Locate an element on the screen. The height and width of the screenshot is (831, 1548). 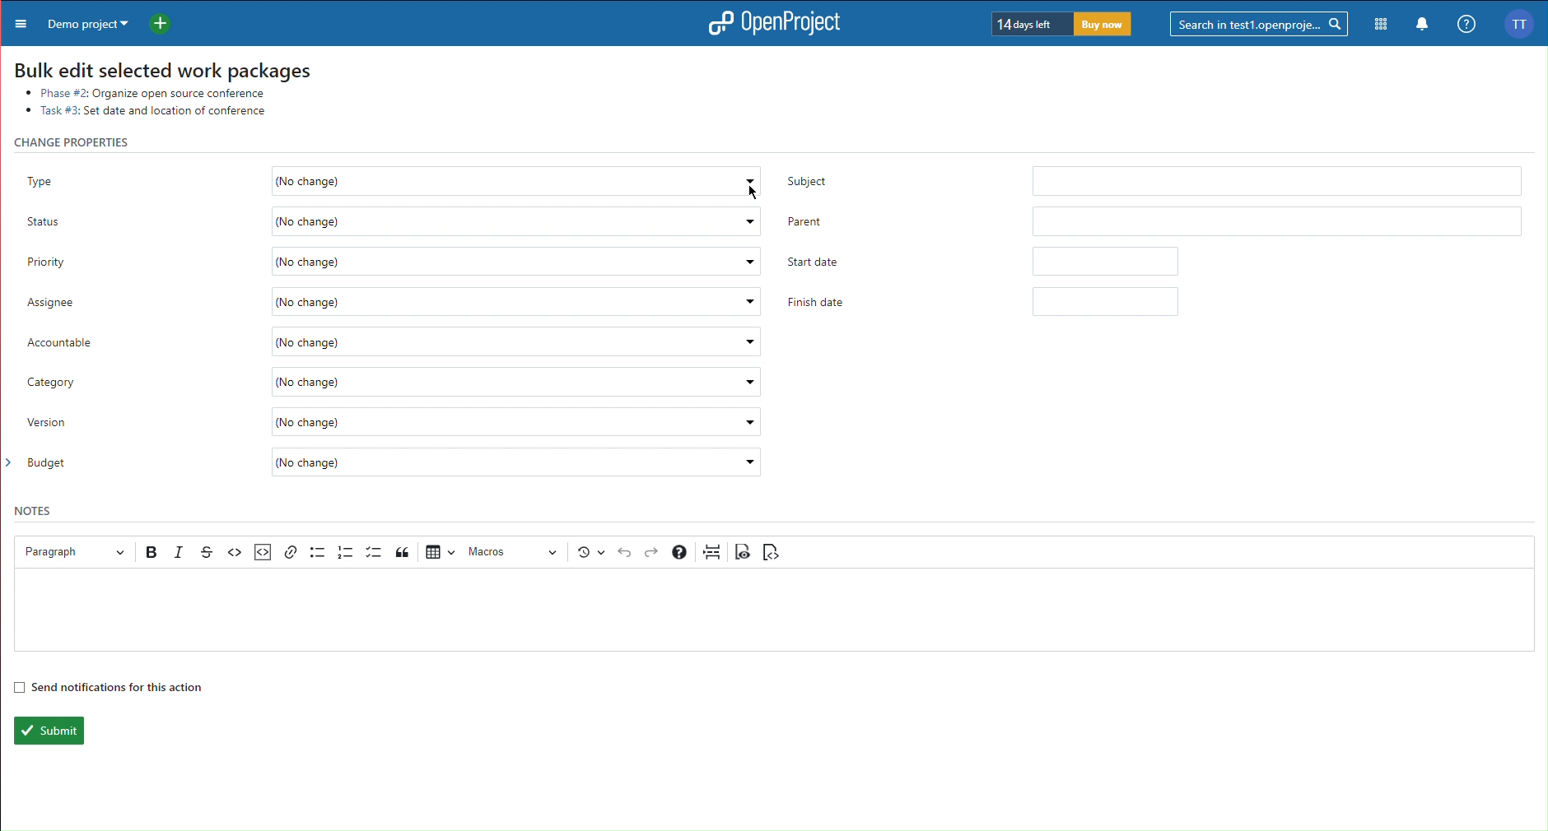
Page View is located at coordinates (744, 551).